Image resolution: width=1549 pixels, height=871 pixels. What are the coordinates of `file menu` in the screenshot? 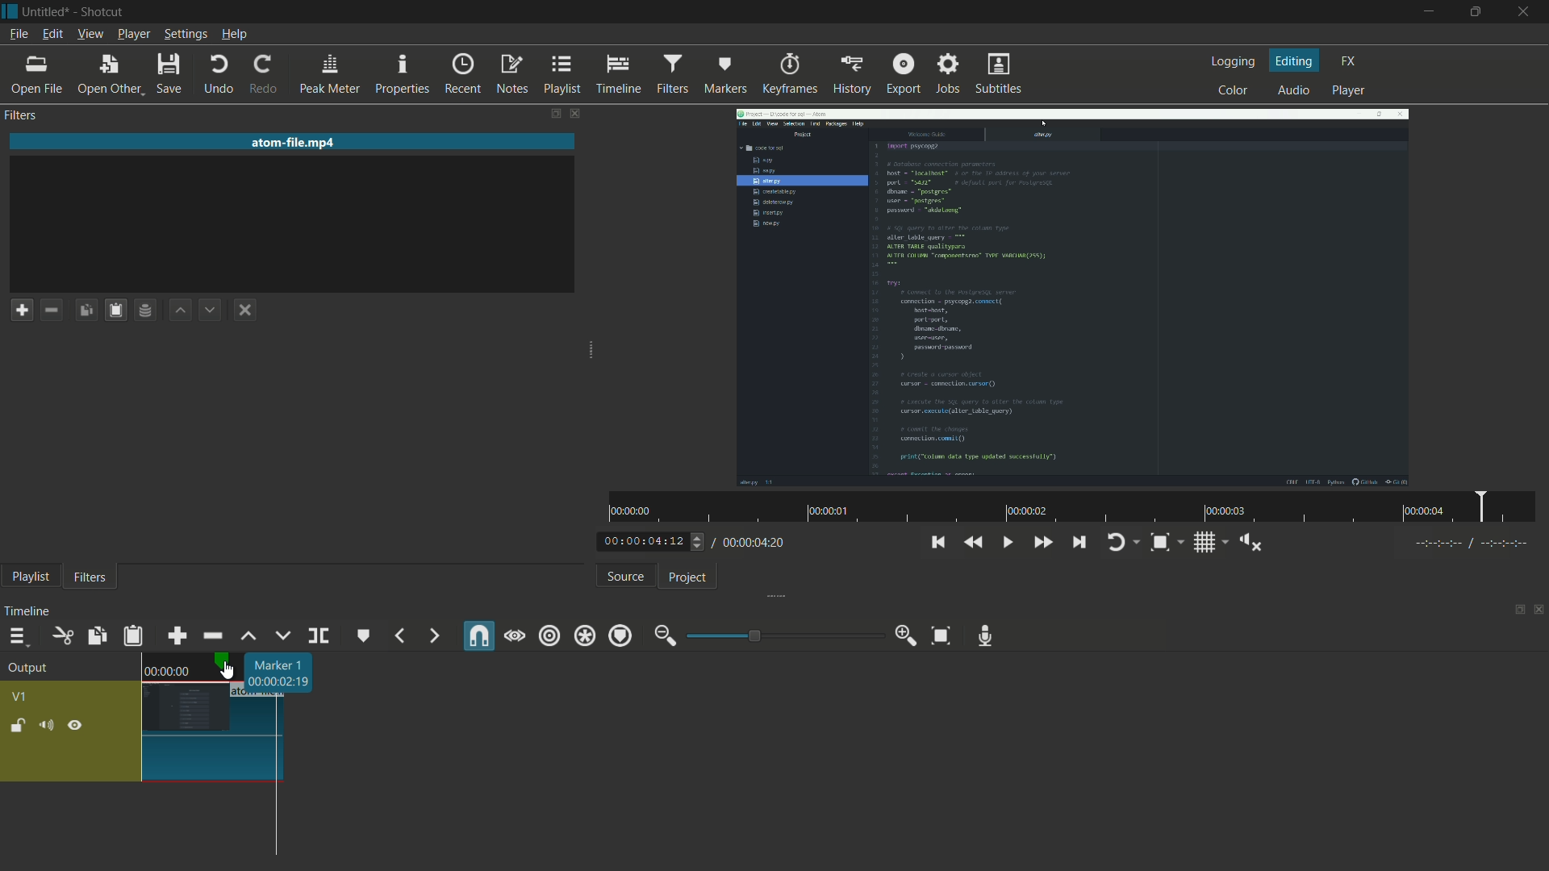 It's located at (19, 35).